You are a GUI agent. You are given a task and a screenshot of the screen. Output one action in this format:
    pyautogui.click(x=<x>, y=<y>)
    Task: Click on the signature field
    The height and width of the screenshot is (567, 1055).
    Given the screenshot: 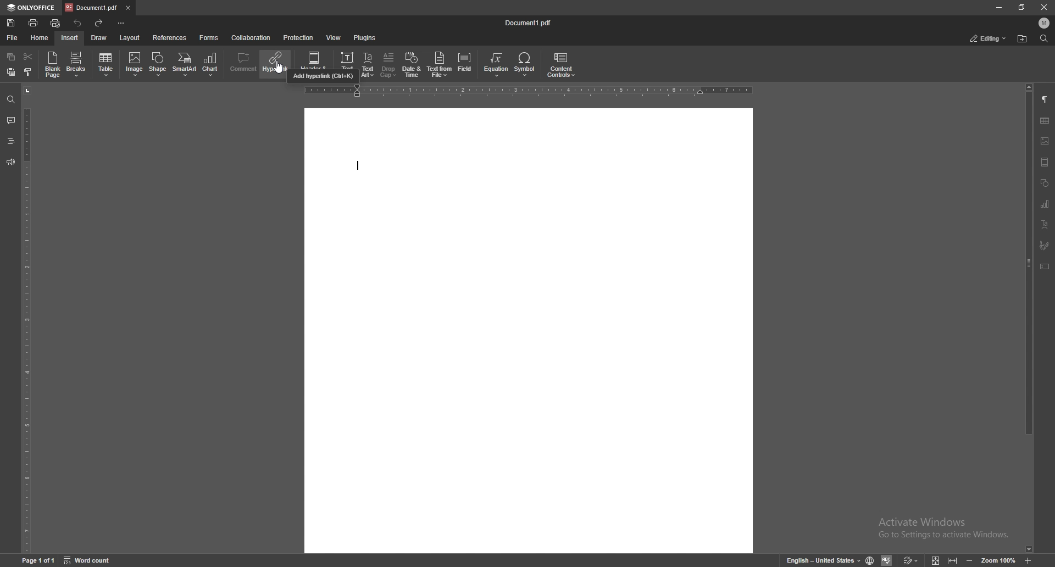 What is the action you would take?
    pyautogui.click(x=1045, y=246)
    